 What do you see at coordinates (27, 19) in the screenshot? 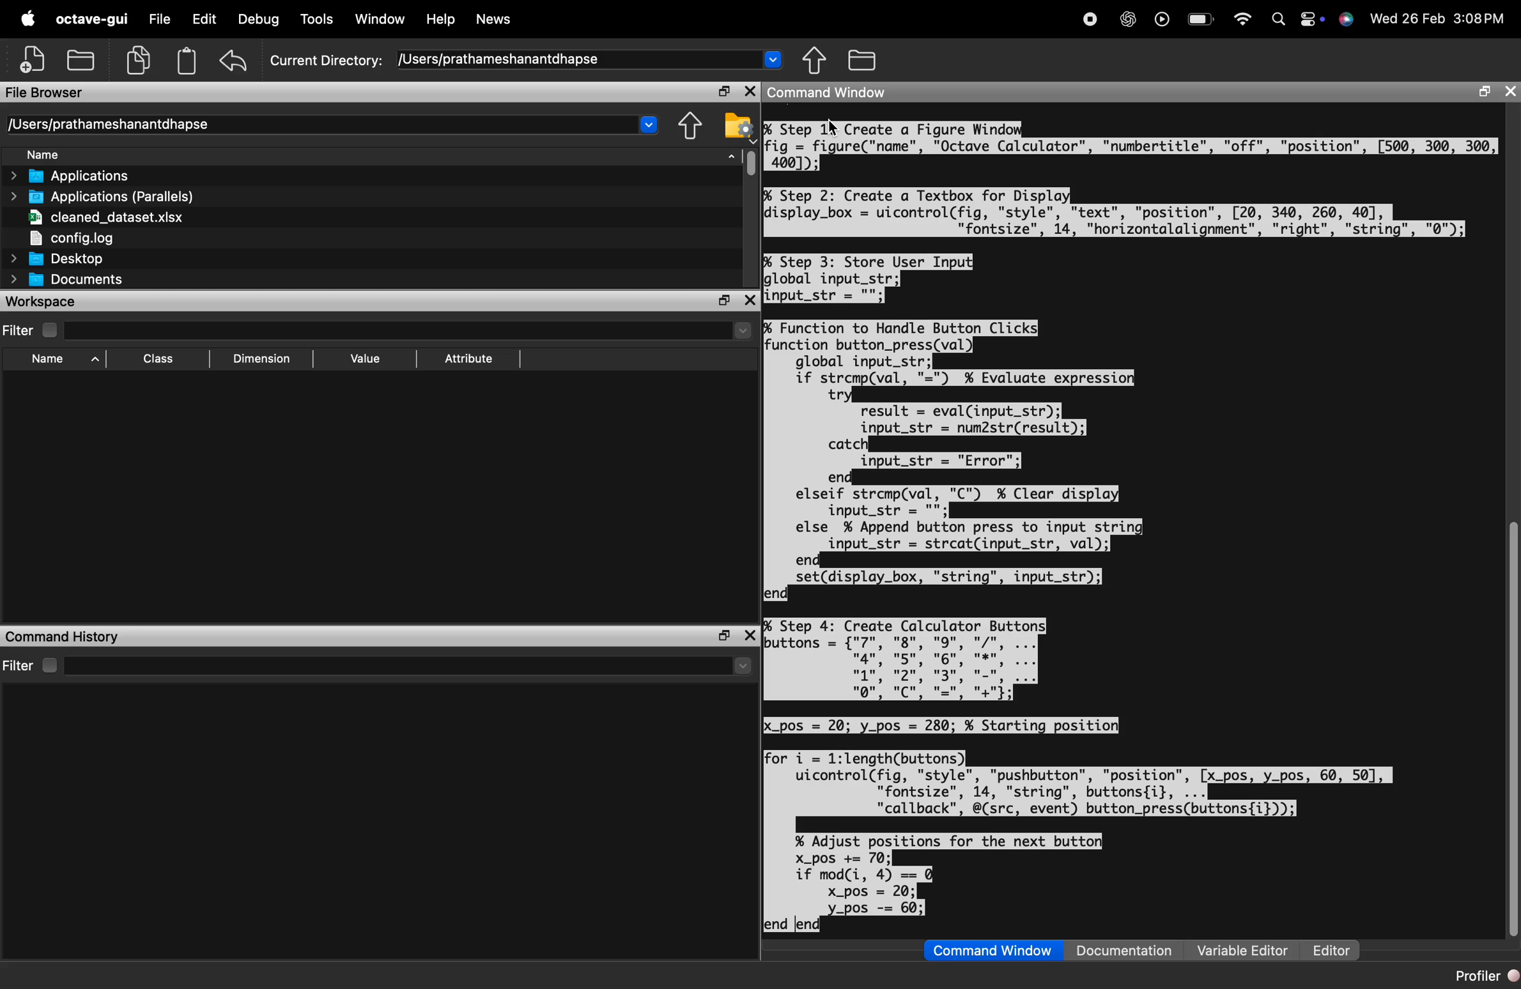
I see `apple` at bounding box center [27, 19].